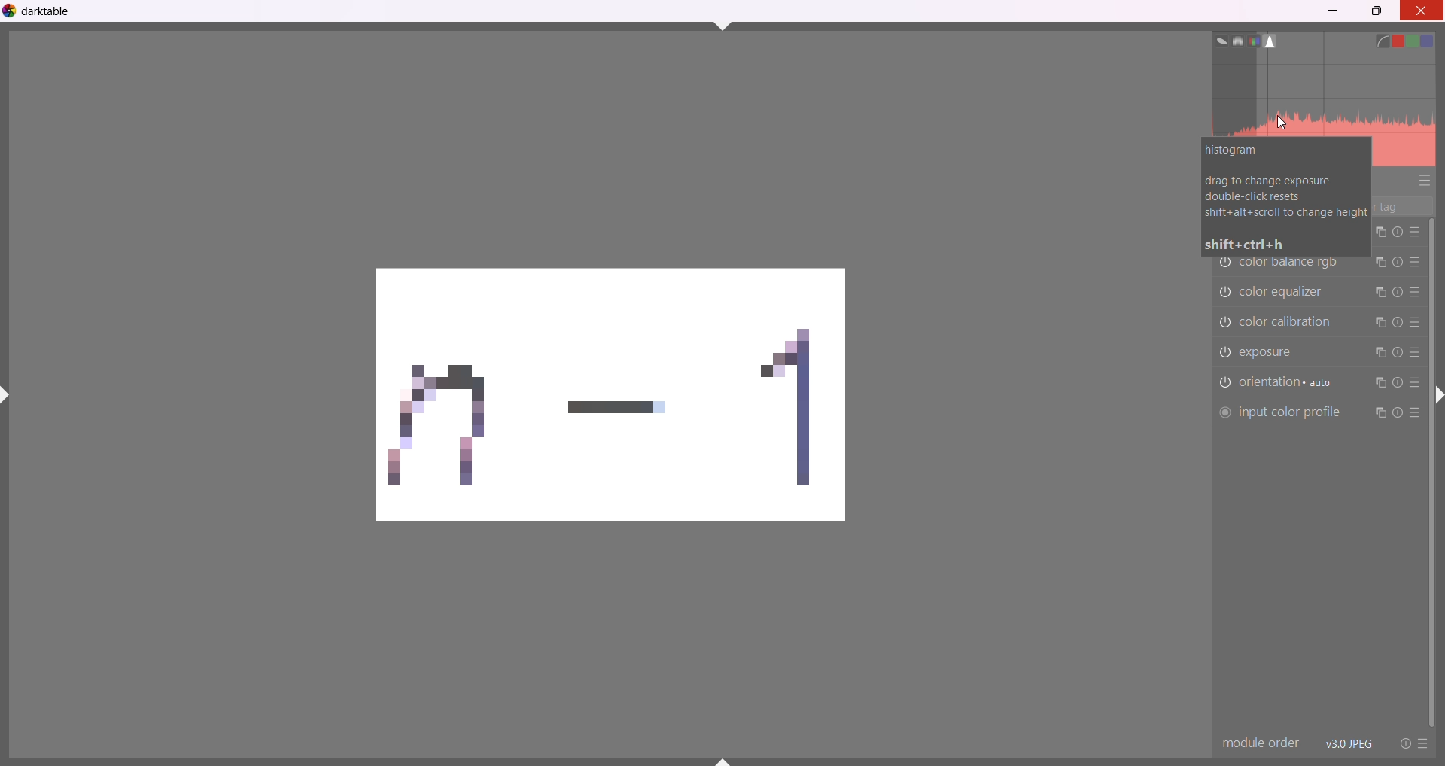  I want to click on preset, so click(1423, 744).